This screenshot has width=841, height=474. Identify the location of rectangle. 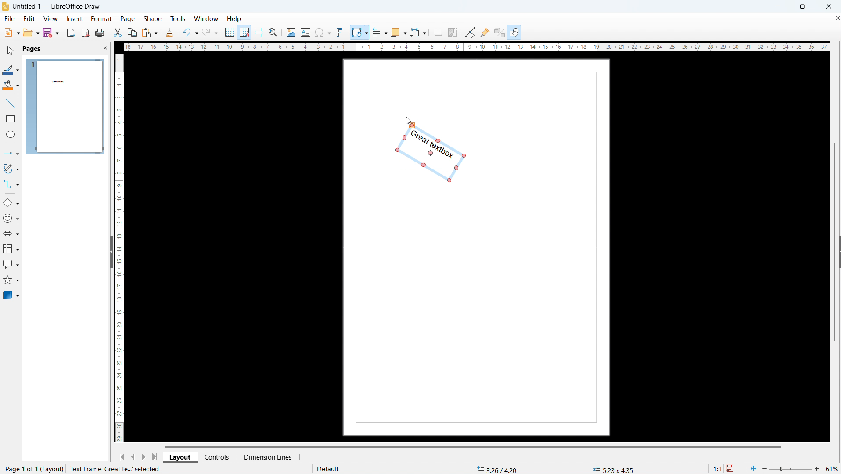
(11, 118).